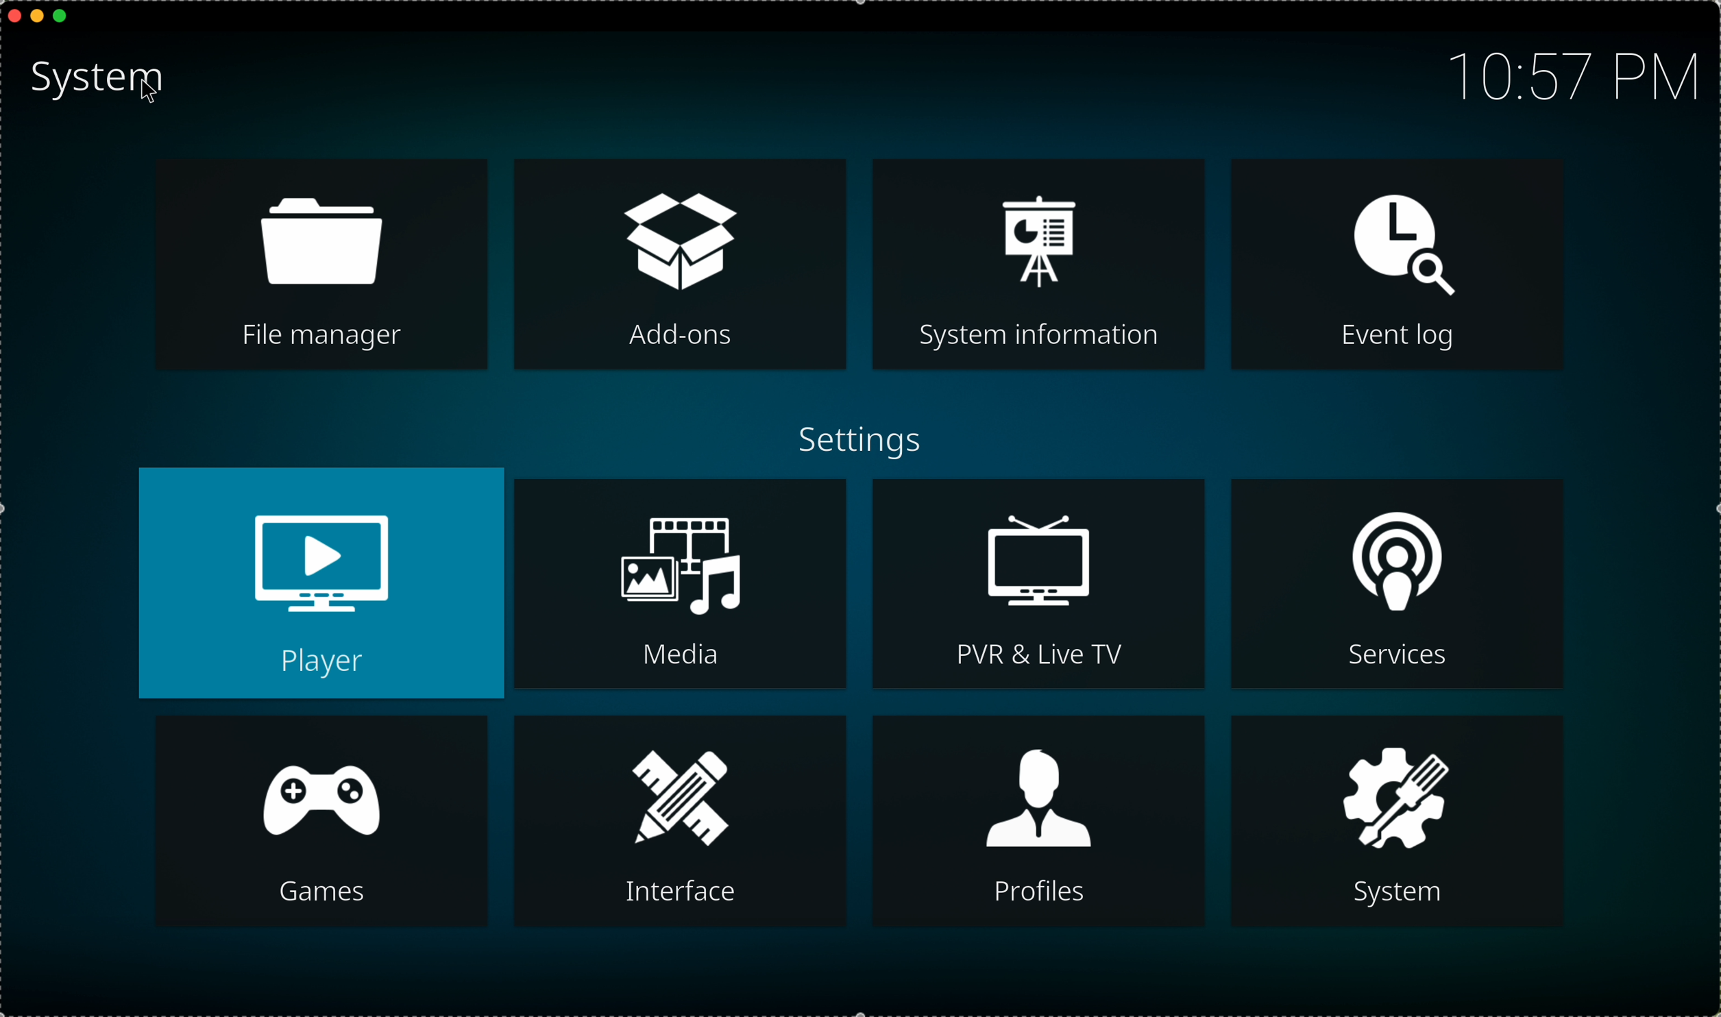  What do you see at coordinates (1402, 819) in the screenshot?
I see `system` at bounding box center [1402, 819].